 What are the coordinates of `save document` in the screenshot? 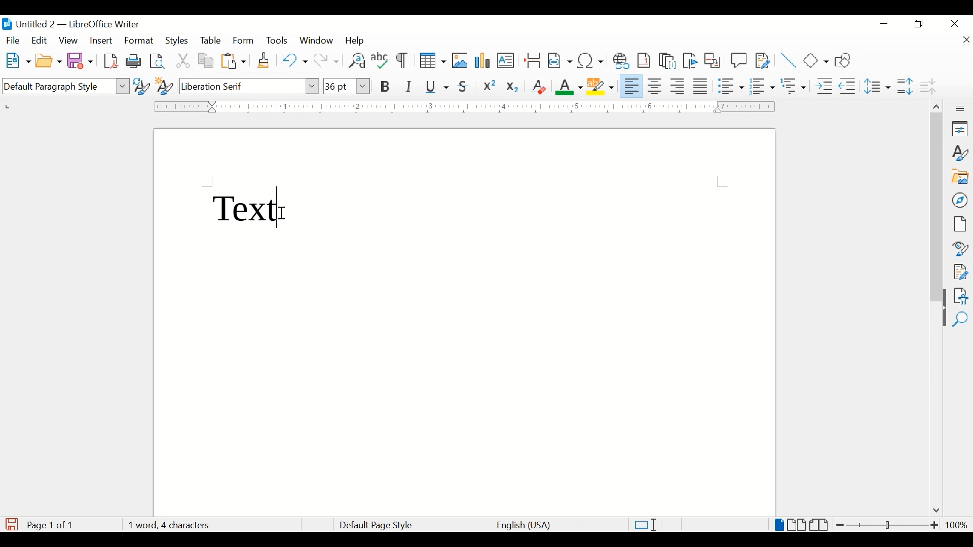 It's located at (12, 524).